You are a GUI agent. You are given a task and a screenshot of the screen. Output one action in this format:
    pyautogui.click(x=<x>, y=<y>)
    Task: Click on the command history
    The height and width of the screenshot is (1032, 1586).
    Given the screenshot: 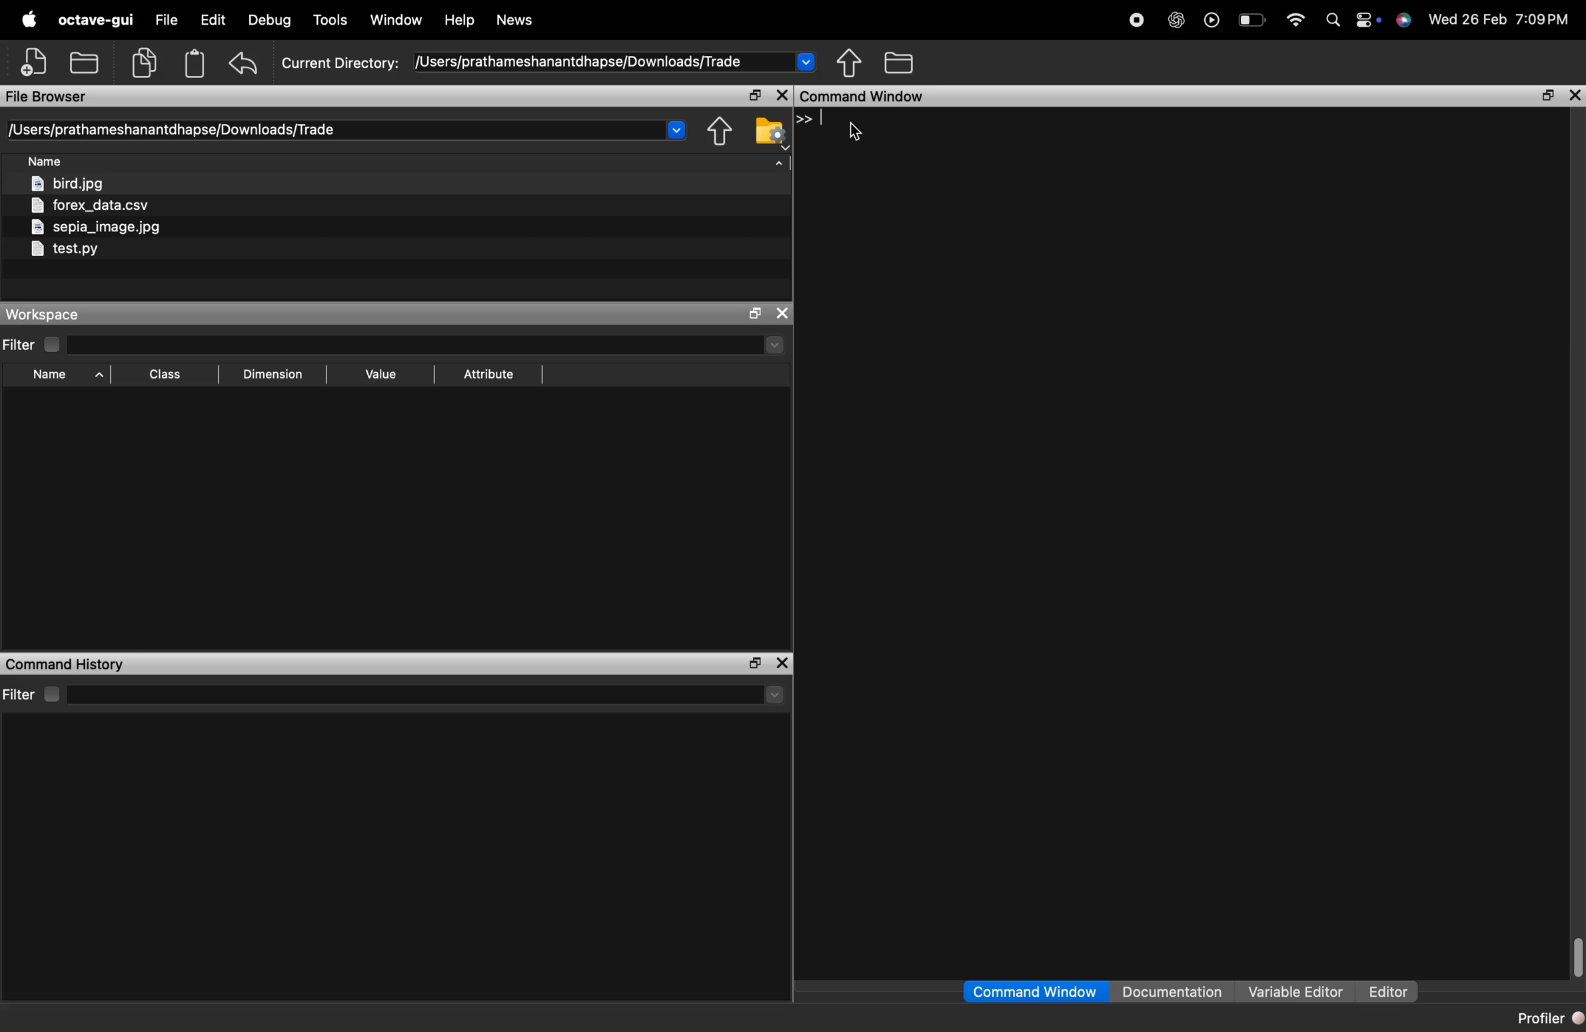 What is the action you would take?
    pyautogui.click(x=70, y=665)
    